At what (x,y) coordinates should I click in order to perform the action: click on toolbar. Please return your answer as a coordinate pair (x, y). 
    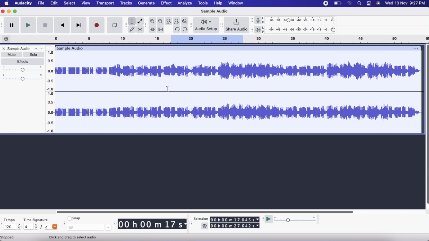
    Looking at the image, I should click on (126, 25).